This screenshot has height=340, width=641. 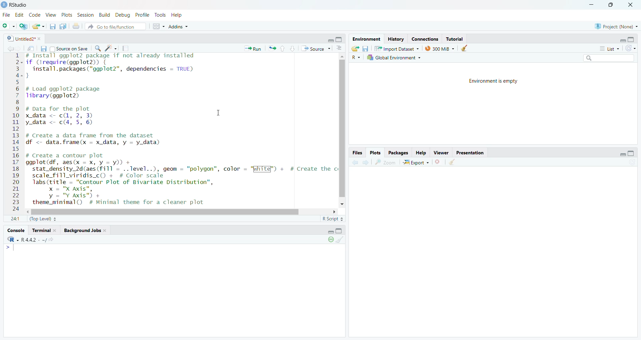 I want to click on print the current file, so click(x=75, y=26).